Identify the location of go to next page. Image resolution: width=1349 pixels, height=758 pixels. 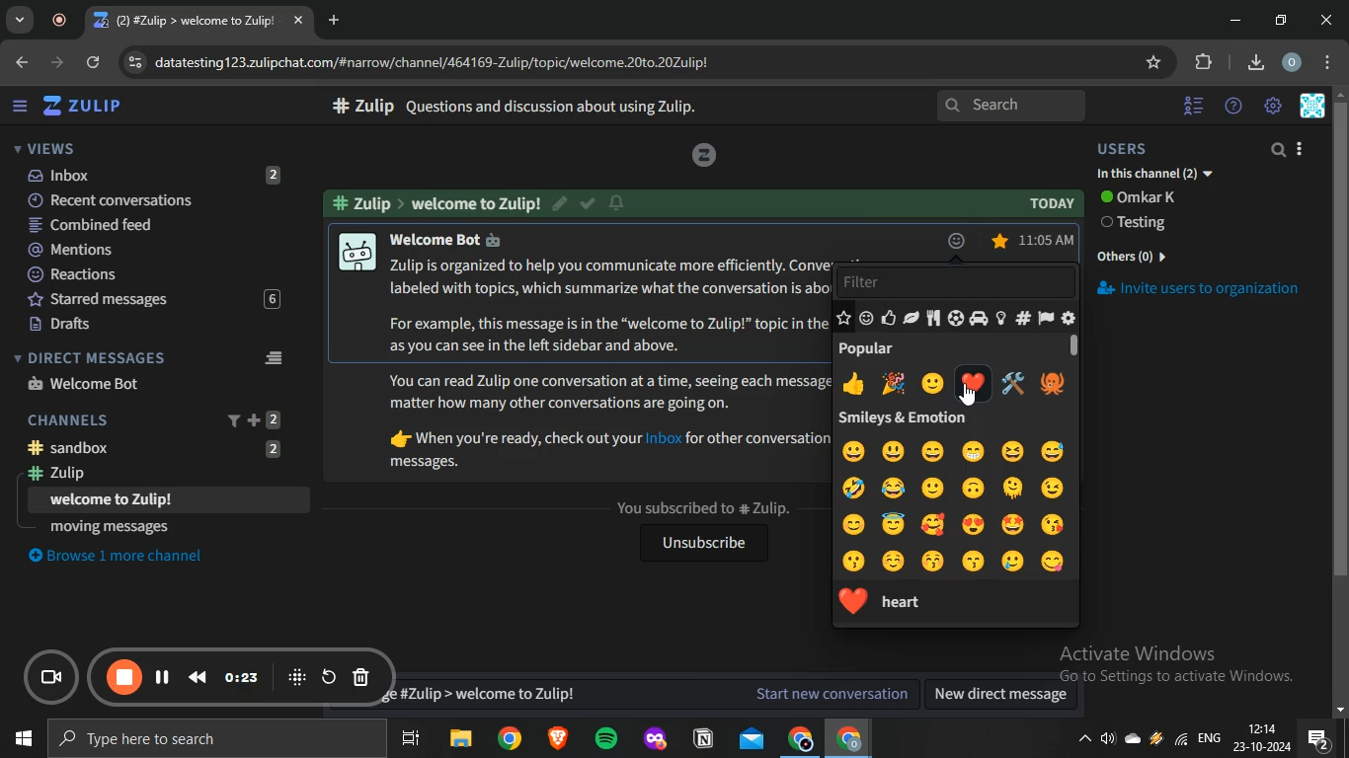
(59, 62).